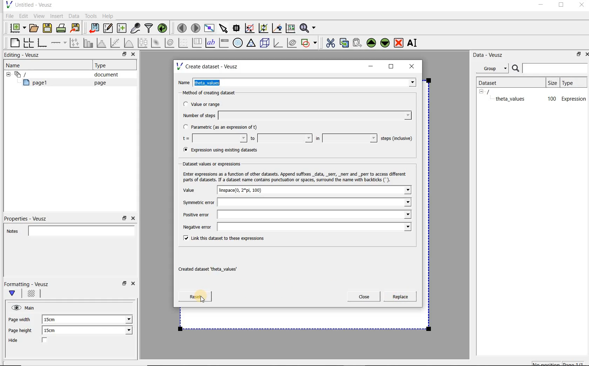 This screenshot has width=589, height=366. I want to click on Parametric (as an expression of t), so click(223, 127).